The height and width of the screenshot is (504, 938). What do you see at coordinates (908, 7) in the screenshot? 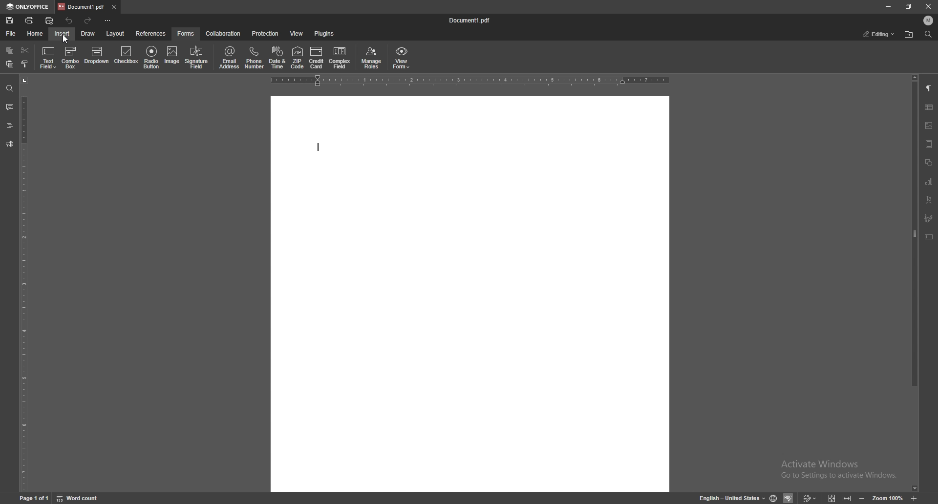
I see `resize` at bounding box center [908, 7].